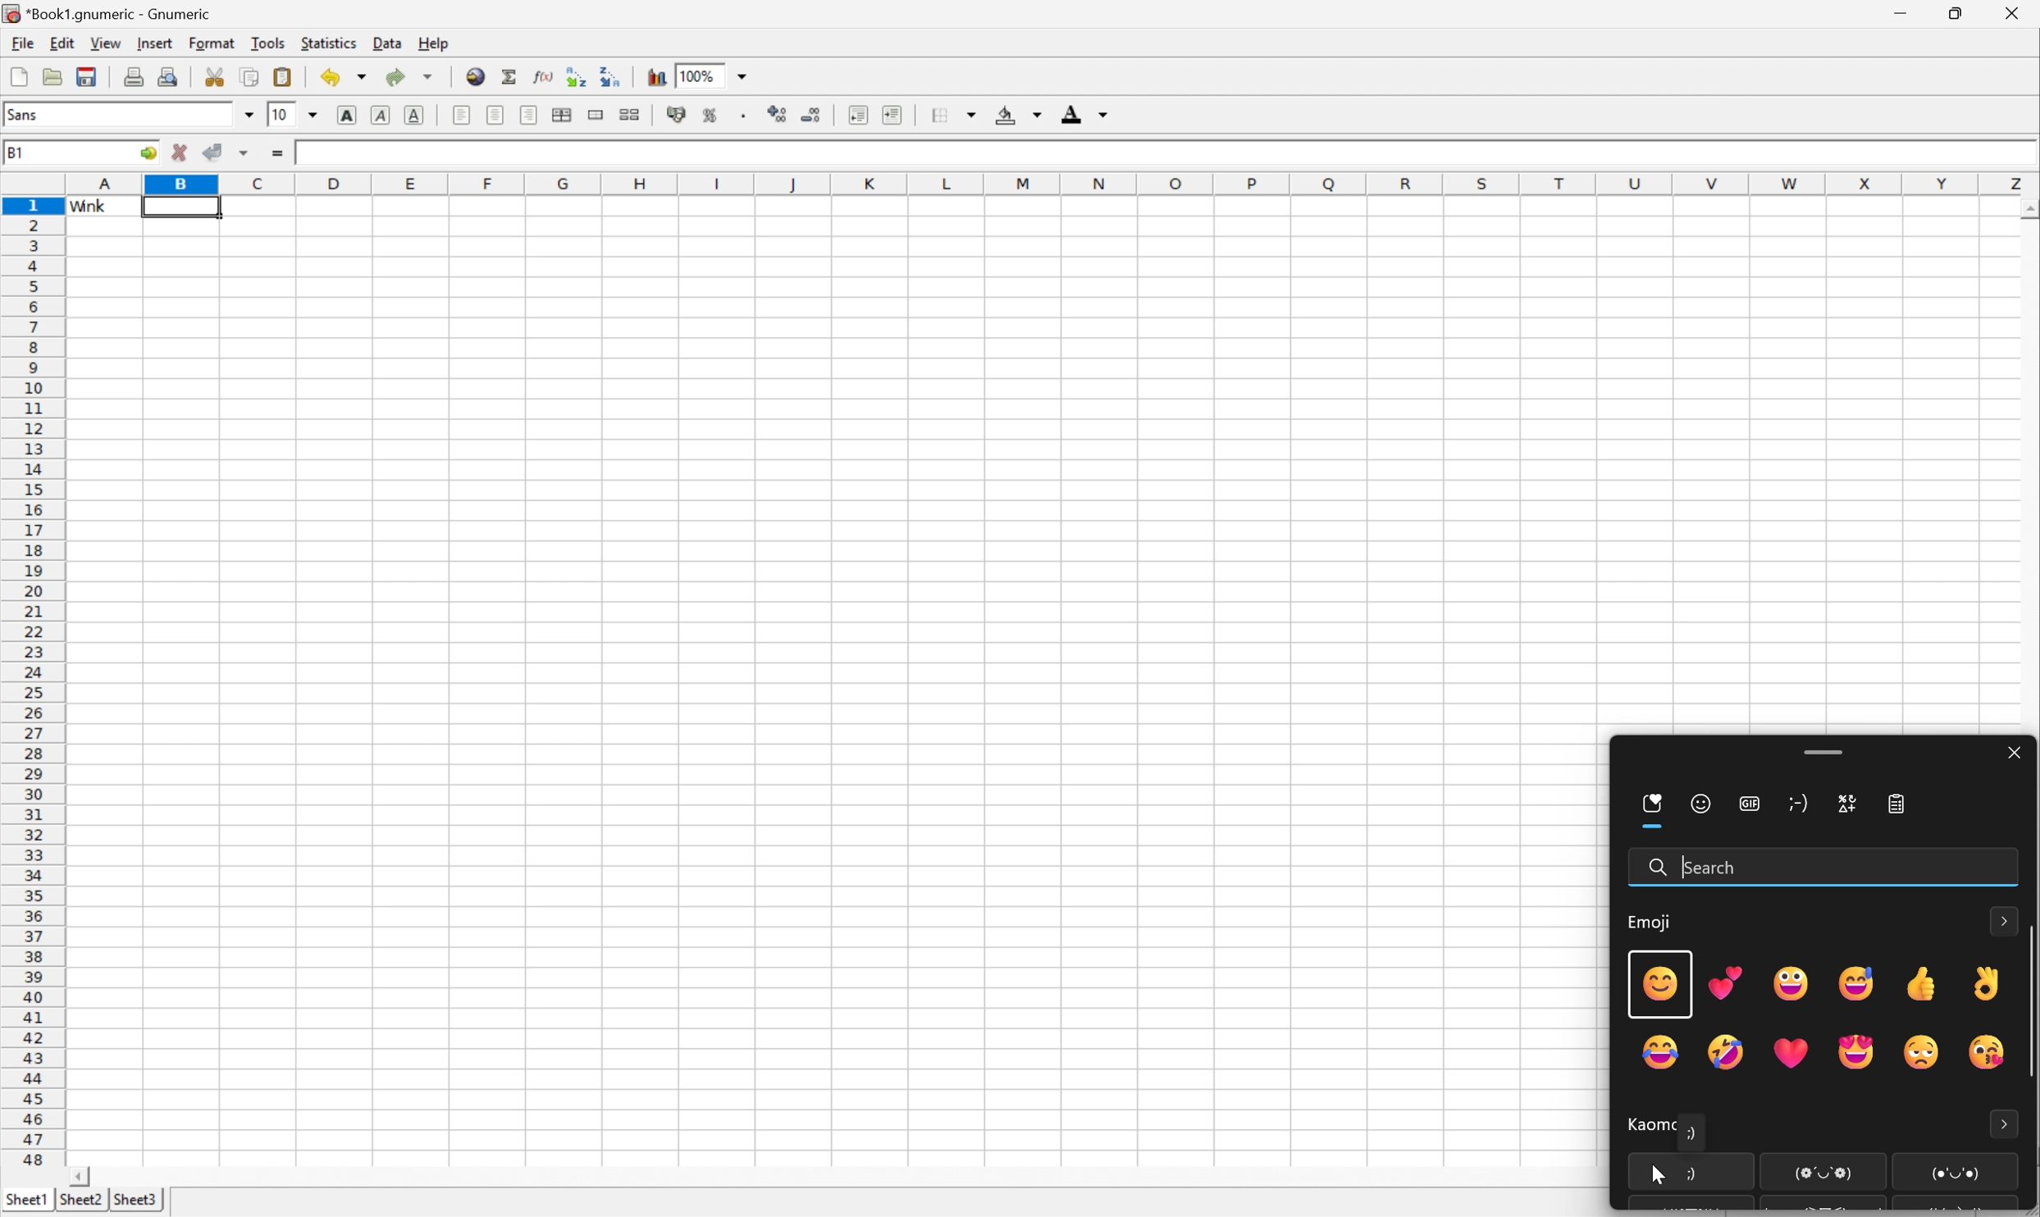 This screenshot has width=2040, height=1217. What do you see at coordinates (135, 1200) in the screenshot?
I see `sheet3` at bounding box center [135, 1200].